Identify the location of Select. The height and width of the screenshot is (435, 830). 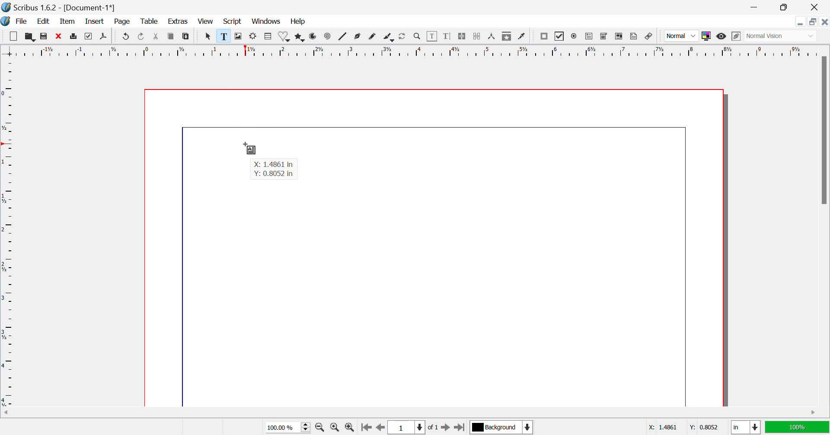
(208, 36).